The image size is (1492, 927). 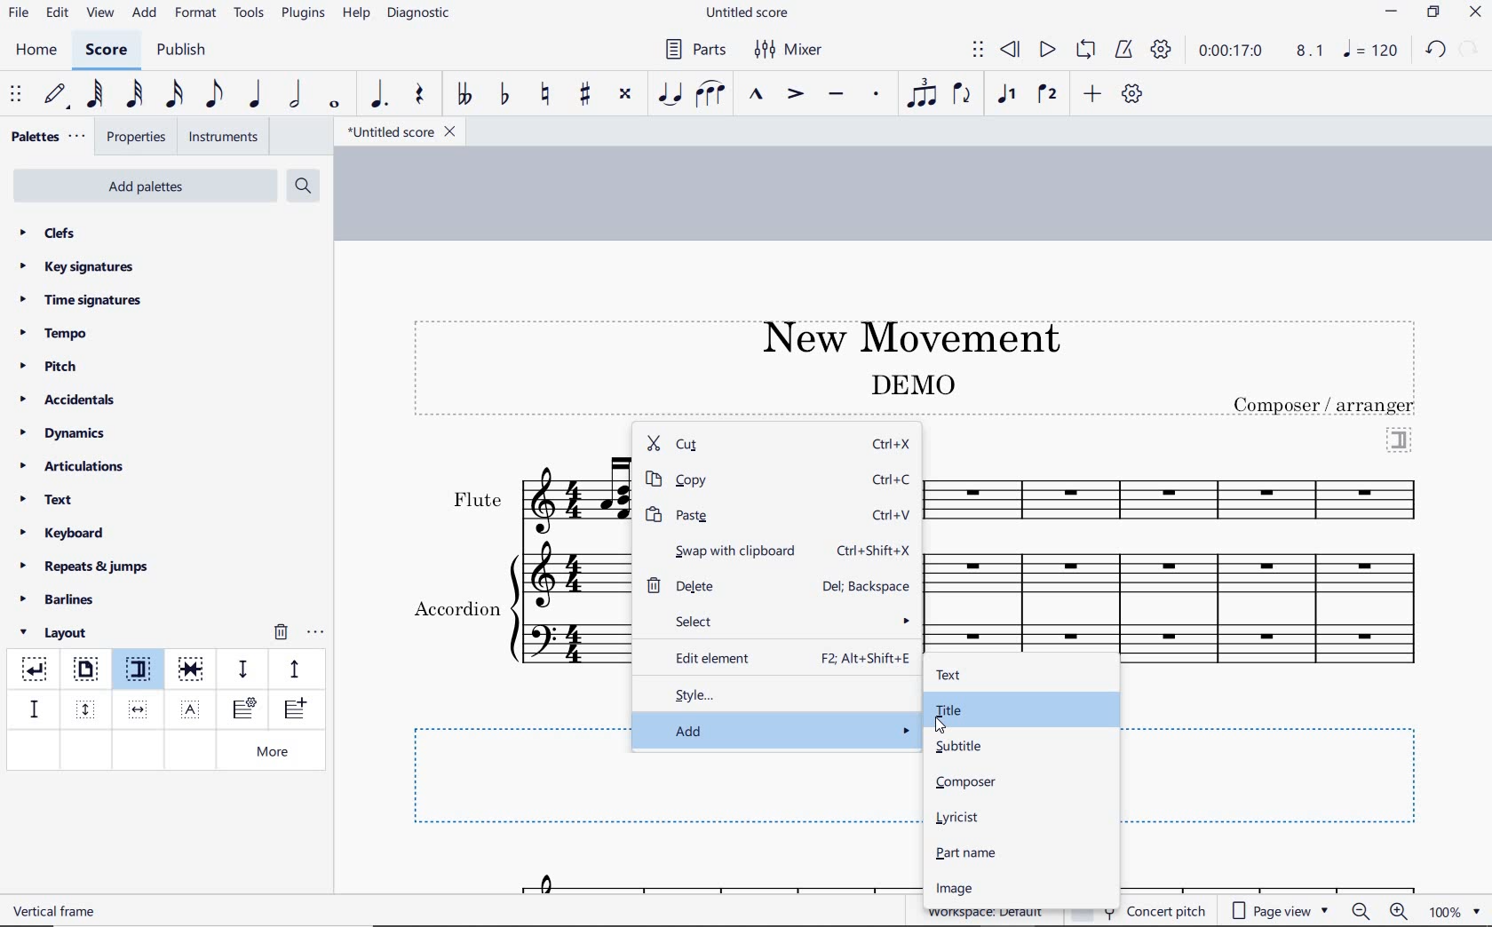 What do you see at coordinates (1123, 50) in the screenshot?
I see `metronome` at bounding box center [1123, 50].